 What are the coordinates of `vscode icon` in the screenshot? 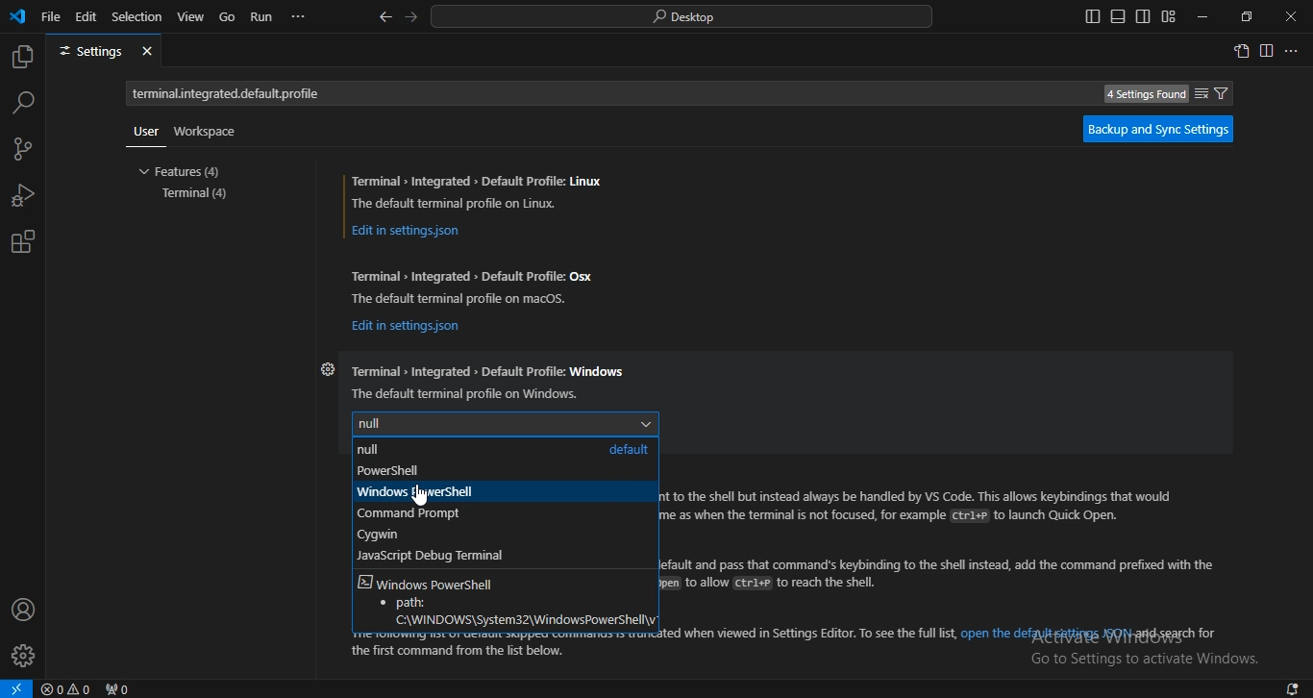 It's located at (17, 17).